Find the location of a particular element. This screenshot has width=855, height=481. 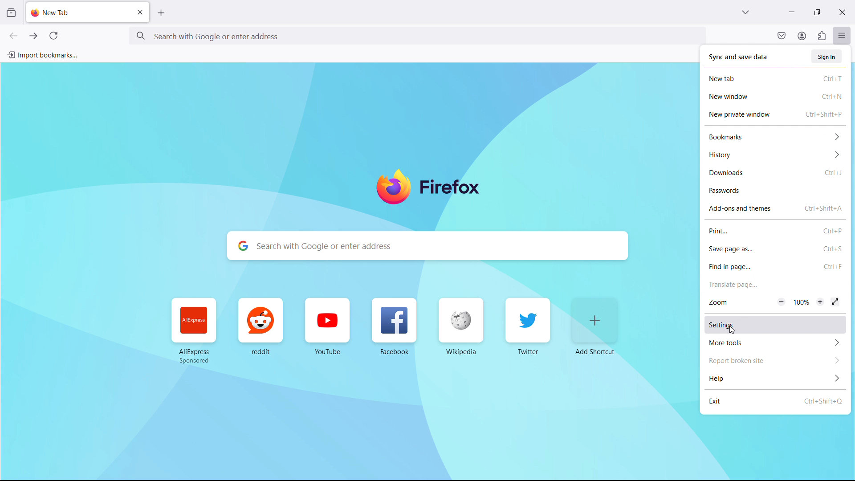

history is located at coordinates (776, 155).